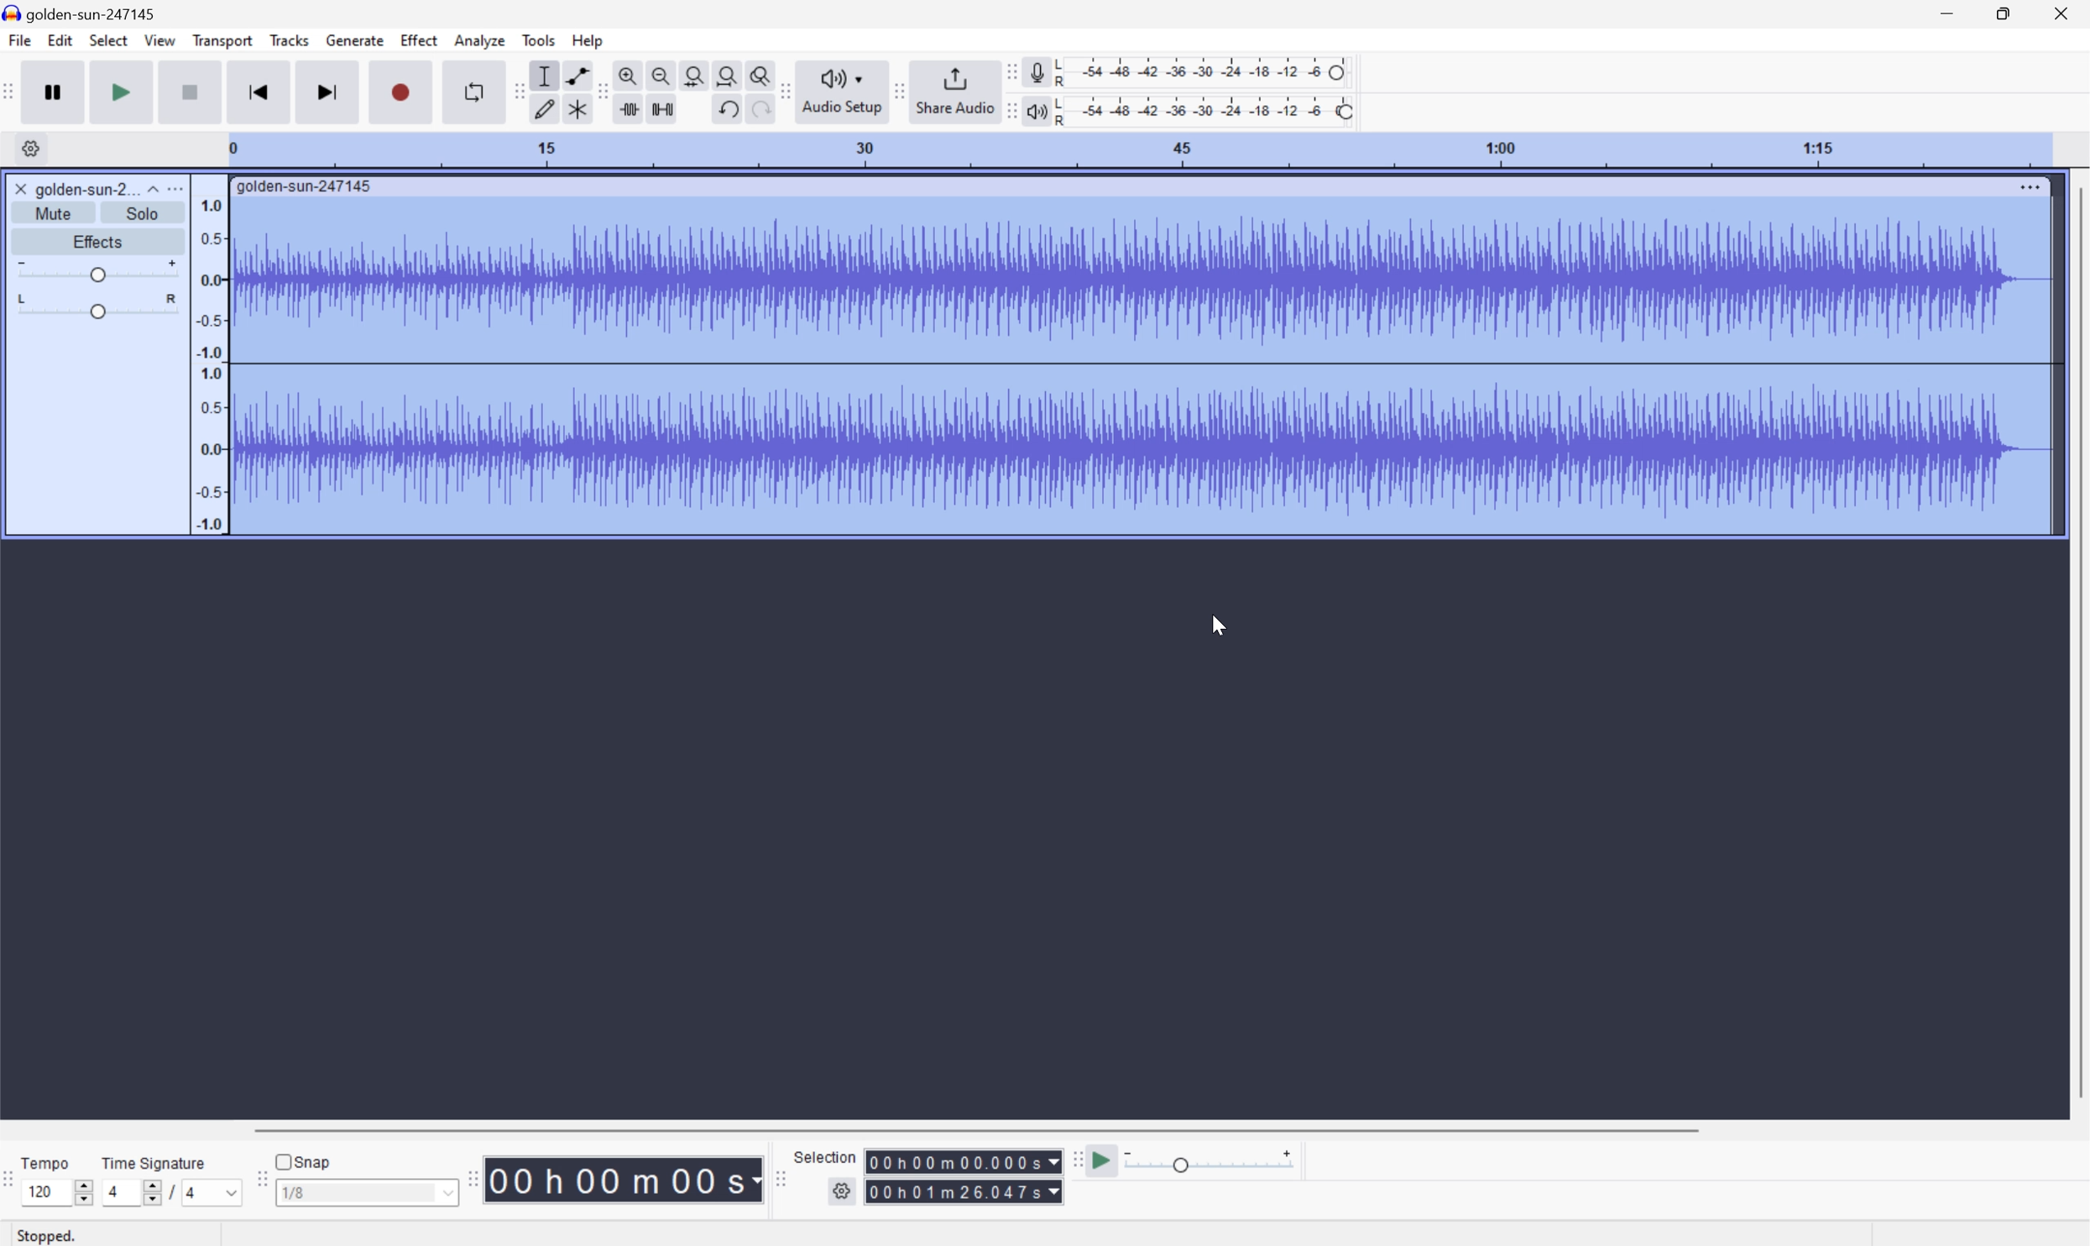 The width and height of the screenshot is (2090, 1246). What do you see at coordinates (13, 1183) in the screenshot?
I see `Audacity Time Signature Toolbar` at bounding box center [13, 1183].